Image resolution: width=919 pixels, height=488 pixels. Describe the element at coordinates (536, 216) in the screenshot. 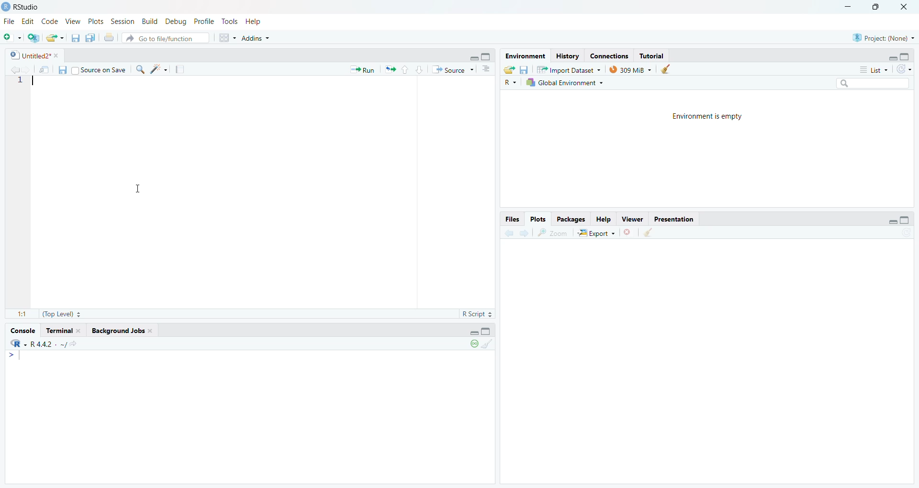

I see `Plots` at that location.